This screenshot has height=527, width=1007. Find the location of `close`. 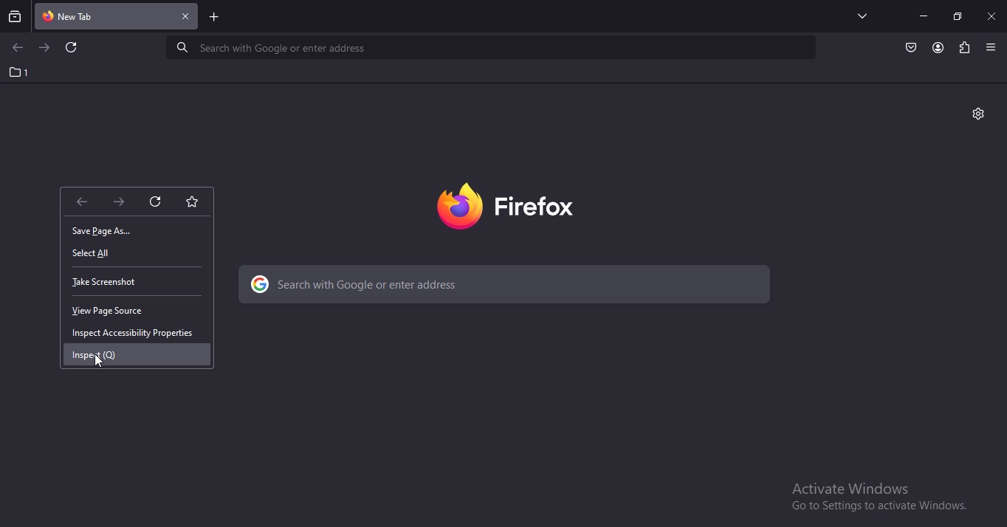

close is located at coordinates (992, 15).